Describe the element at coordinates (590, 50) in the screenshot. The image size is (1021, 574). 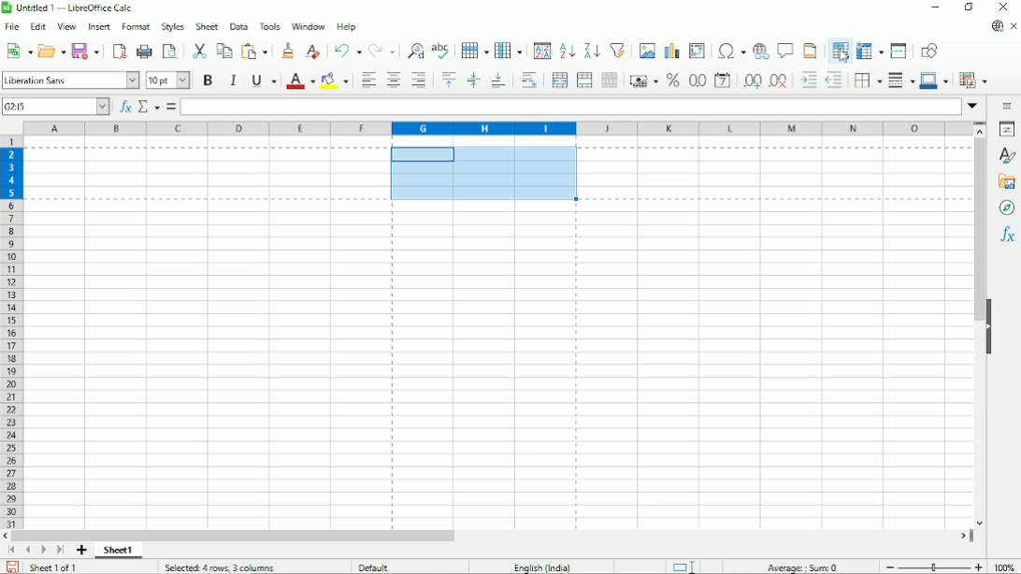
I see `Sort descending` at that location.